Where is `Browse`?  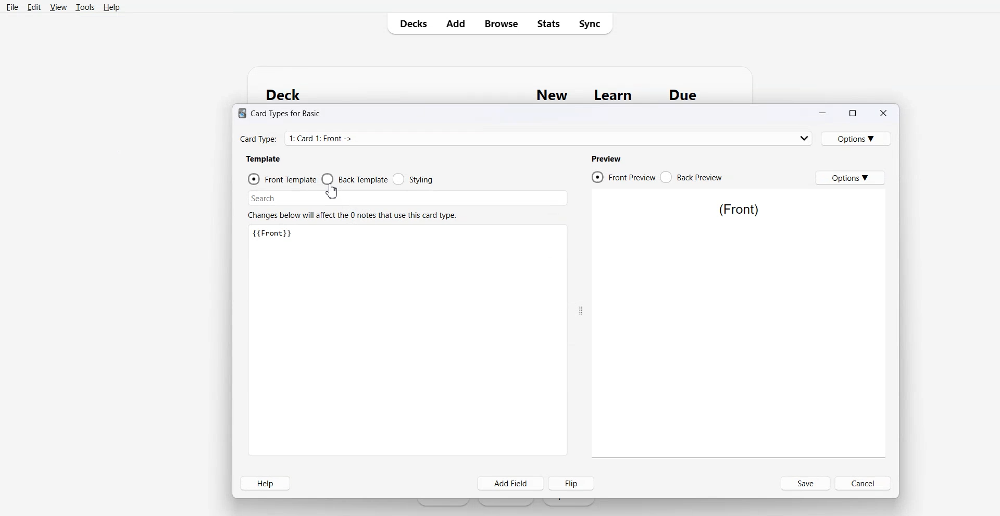
Browse is located at coordinates (500, 23).